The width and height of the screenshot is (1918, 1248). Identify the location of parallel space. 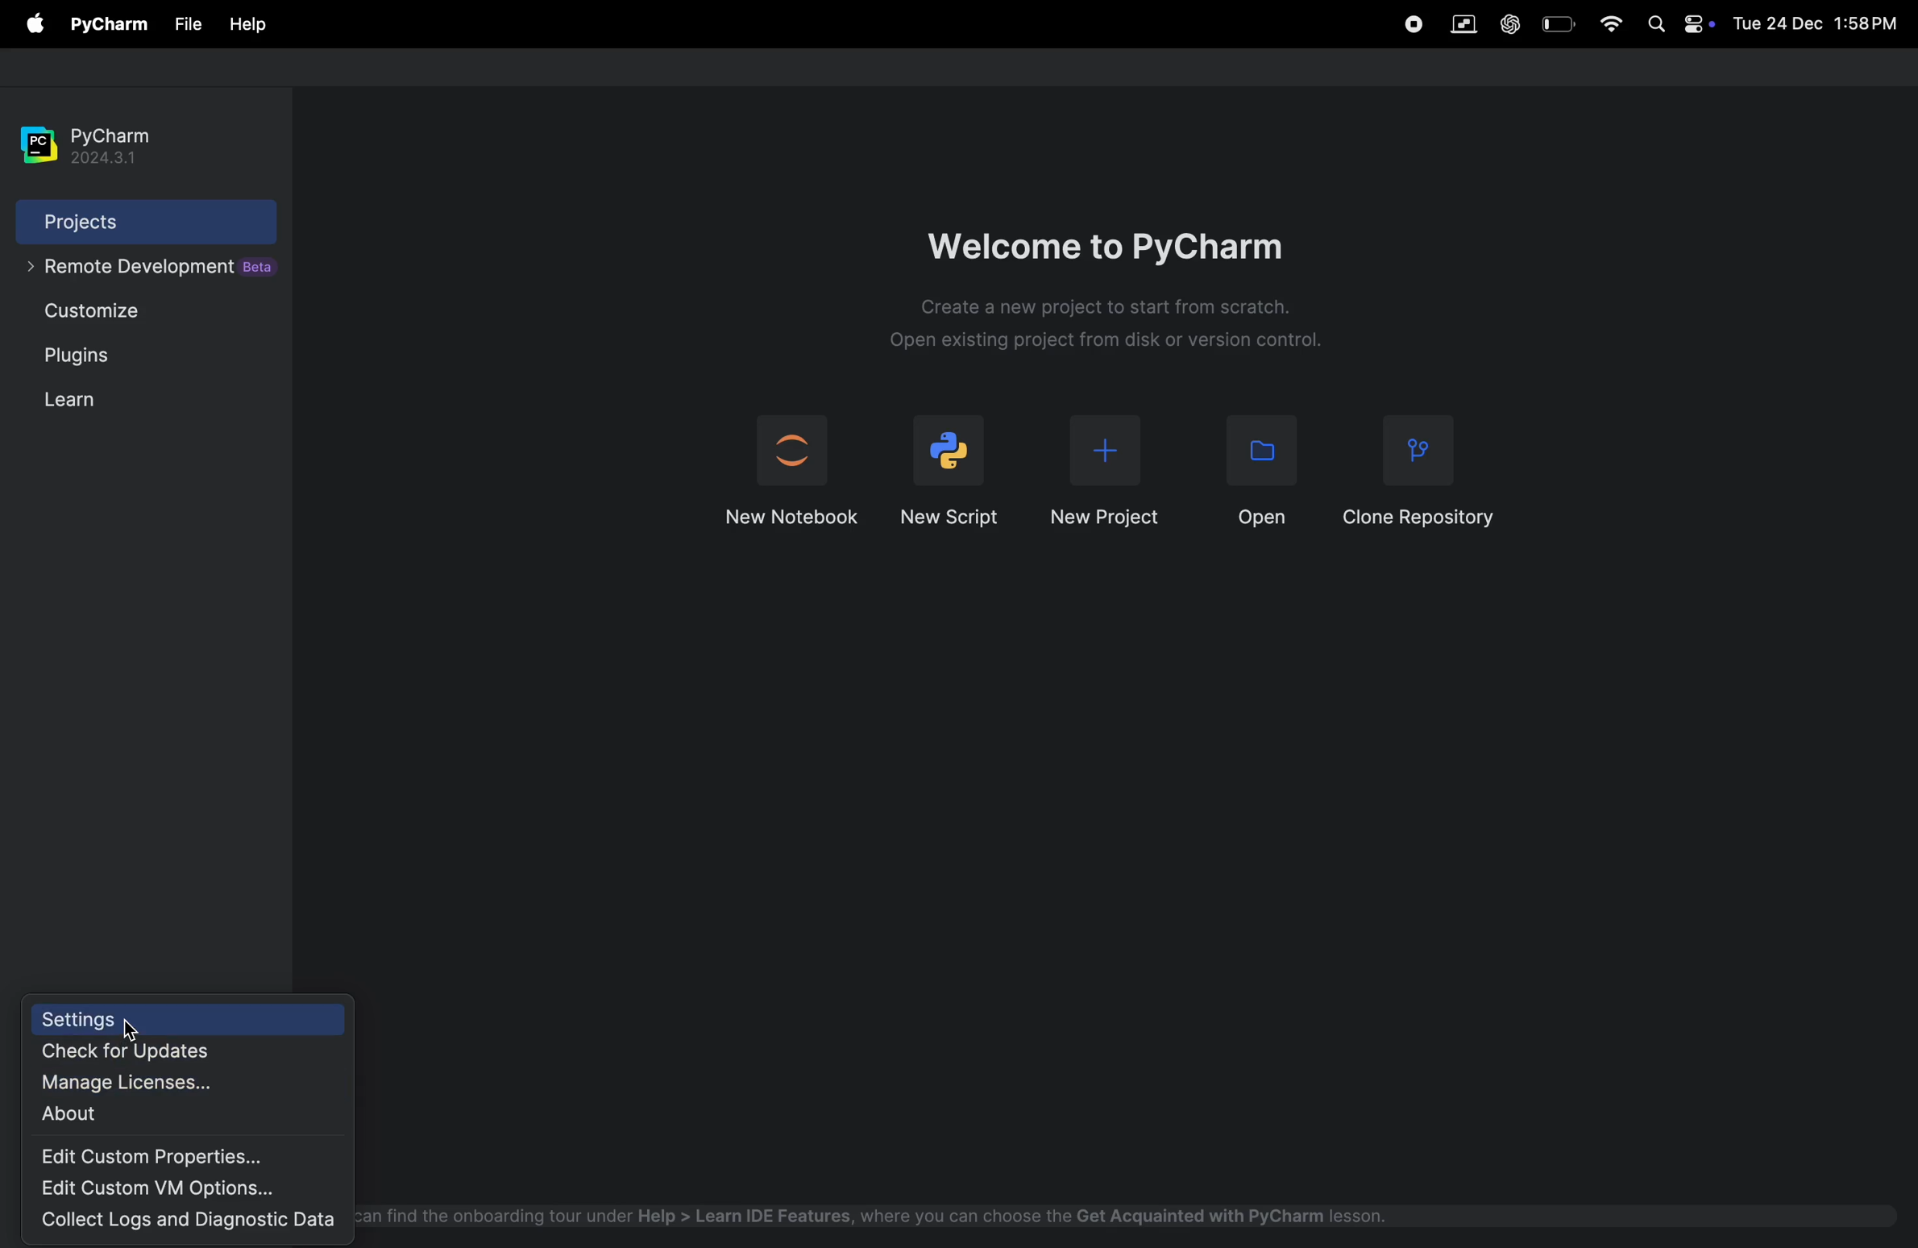
(1468, 24).